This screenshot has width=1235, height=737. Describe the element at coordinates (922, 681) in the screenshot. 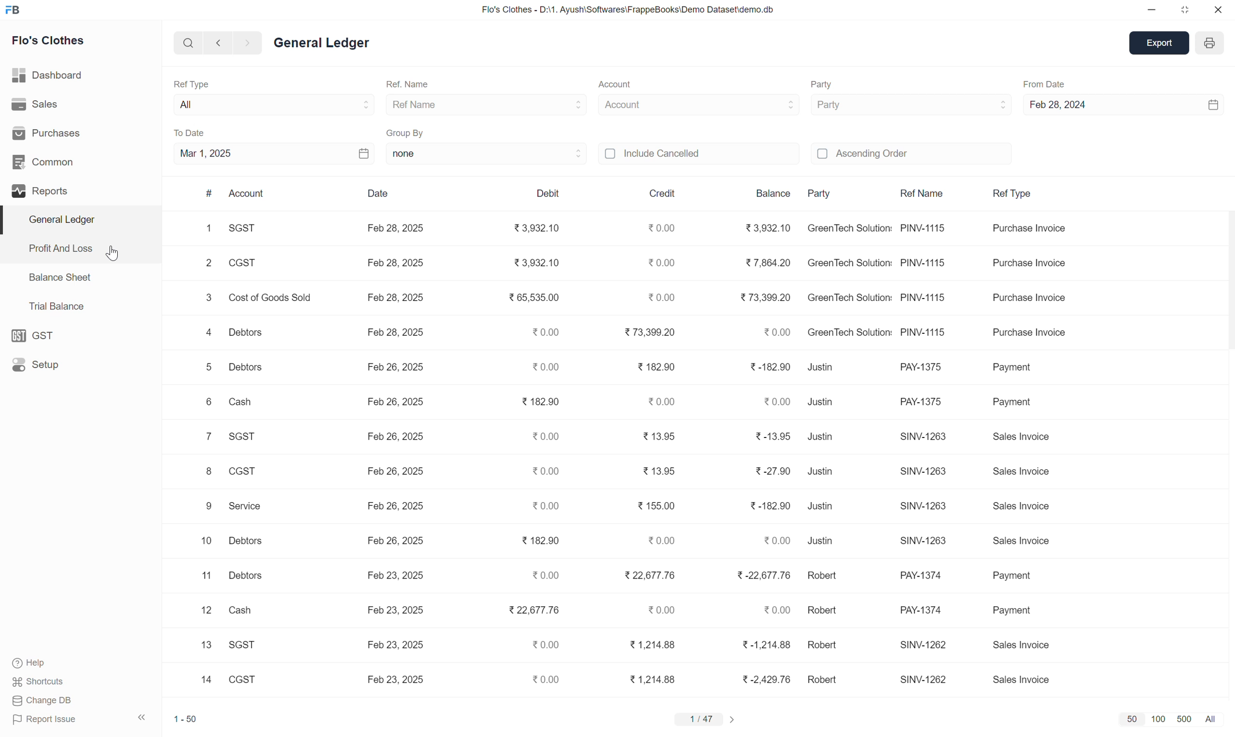

I see `SINV-1262` at that location.